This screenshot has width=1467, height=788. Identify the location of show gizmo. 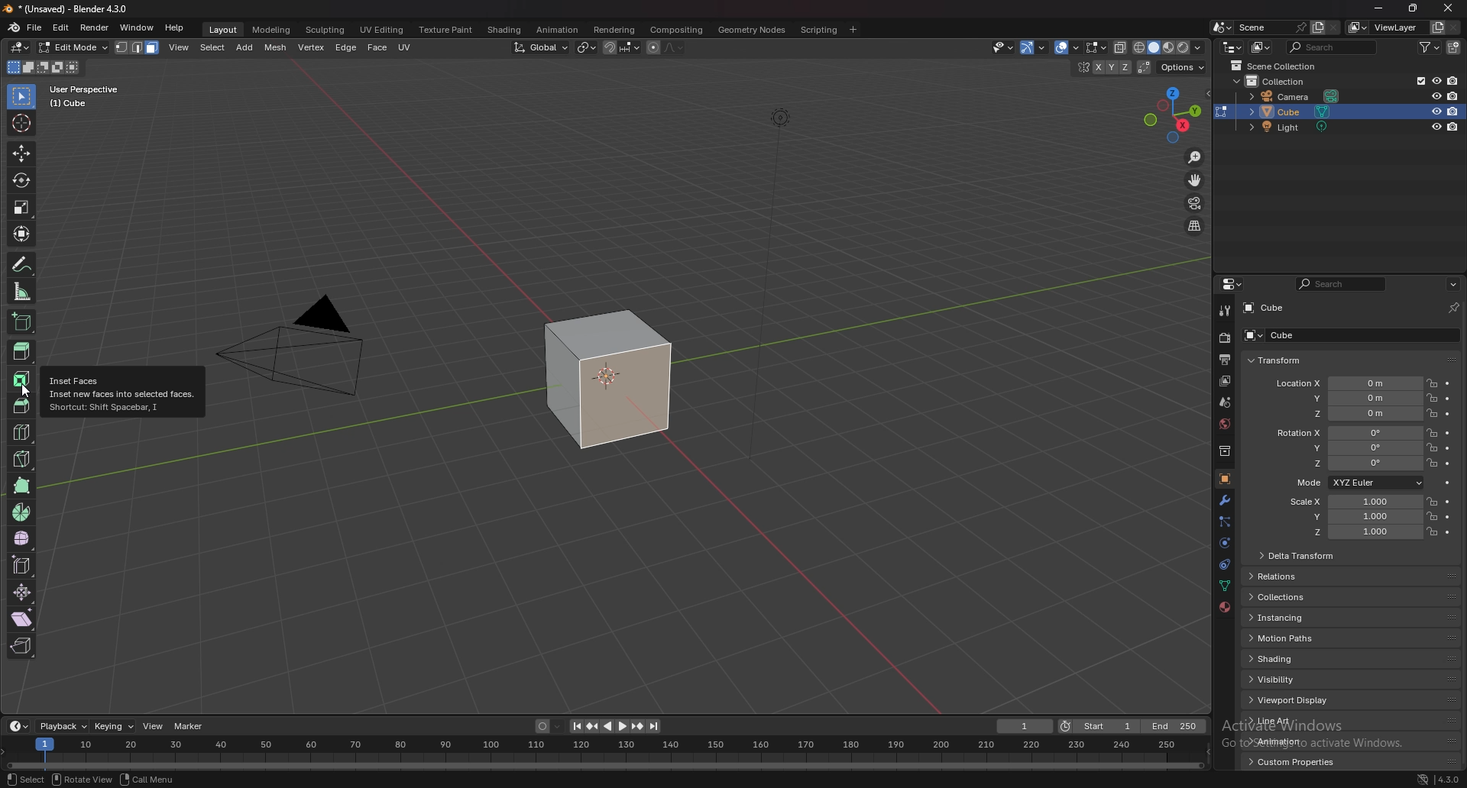
(1032, 47).